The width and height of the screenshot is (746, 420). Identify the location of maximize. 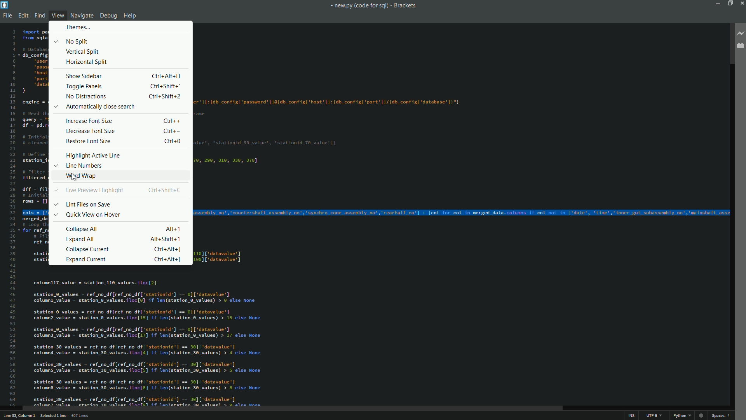
(729, 3).